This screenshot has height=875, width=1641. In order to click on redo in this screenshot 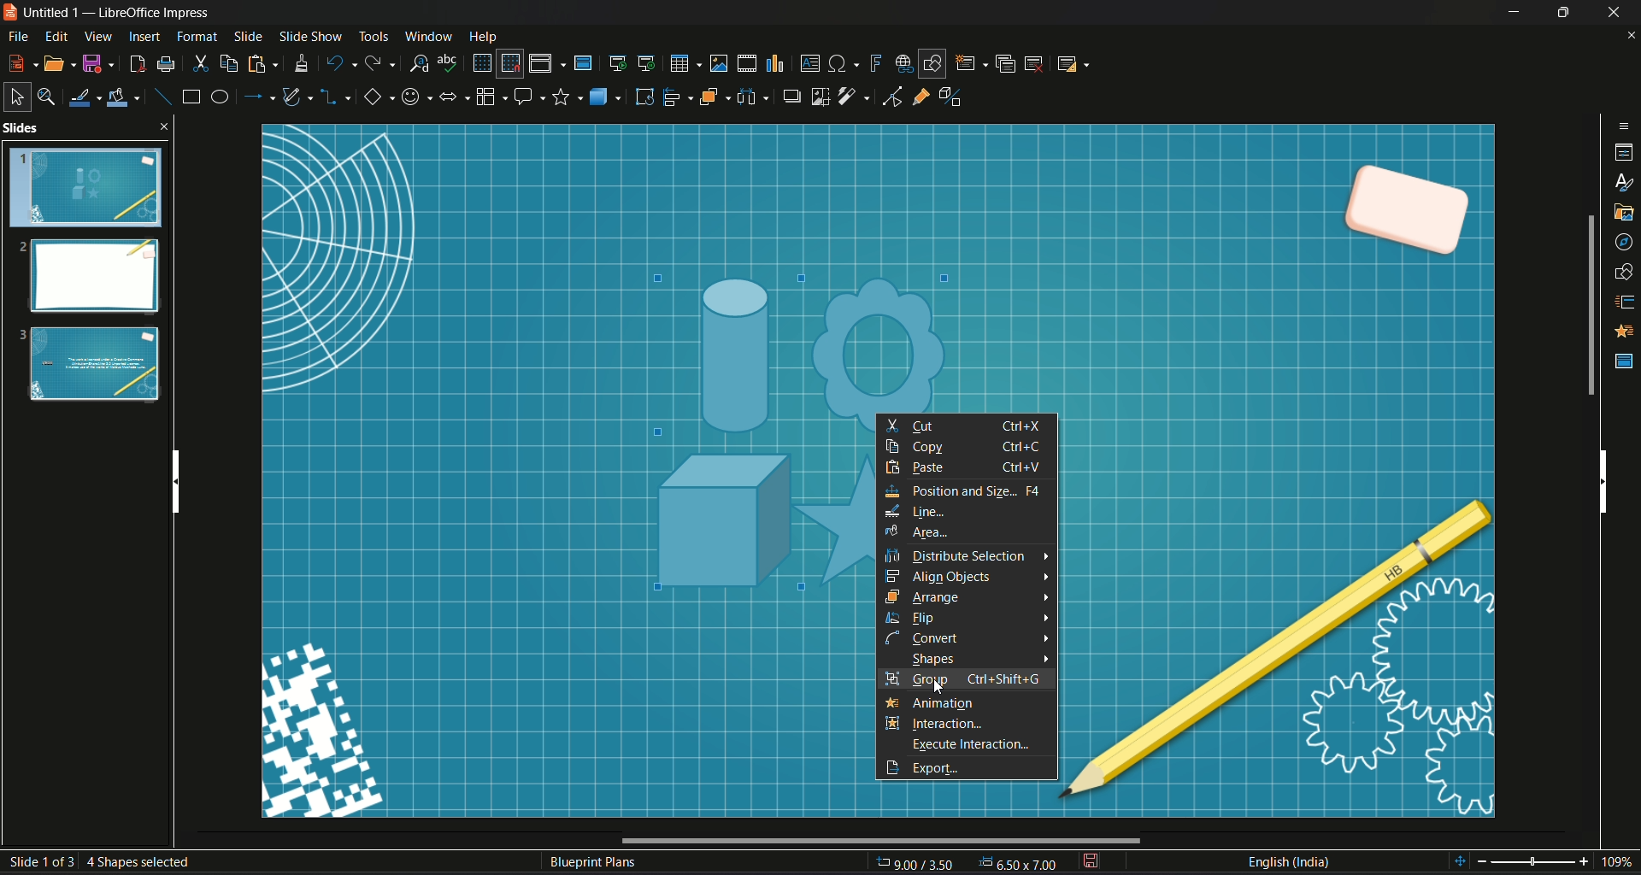, I will do `click(380, 62)`.